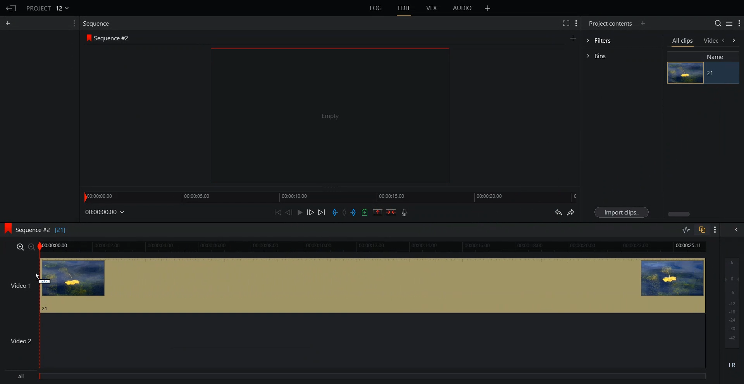 The height and width of the screenshot is (384, 744). What do you see at coordinates (732, 302) in the screenshot?
I see `Audio output in Db` at bounding box center [732, 302].